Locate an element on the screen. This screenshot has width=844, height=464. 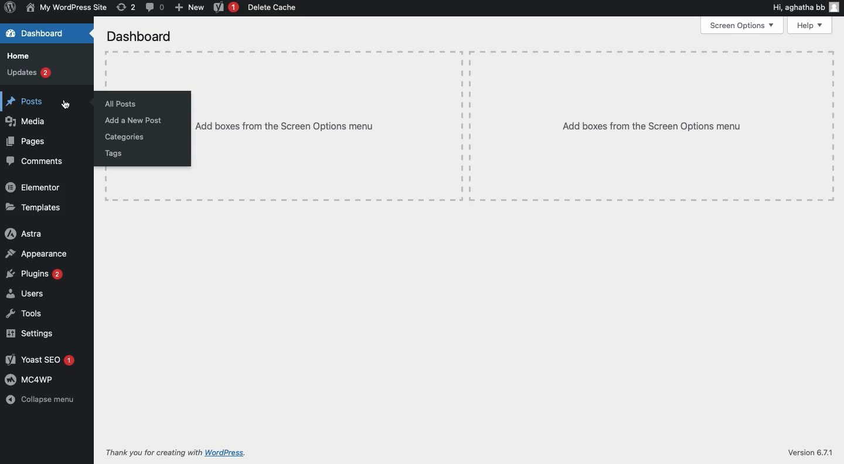
All posts is located at coordinates (120, 104).